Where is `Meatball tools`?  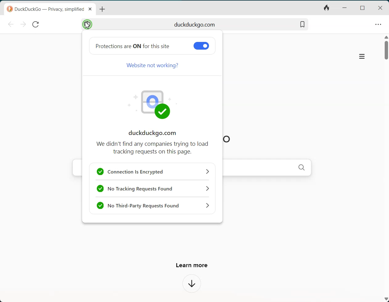 Meatball tools is located at coordinates (378, 24).